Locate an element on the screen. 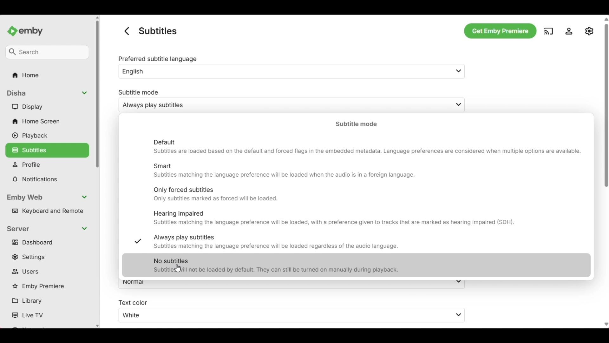 The image size is (609, 343). Collapse Emby web is located at coordinates (49, 198).